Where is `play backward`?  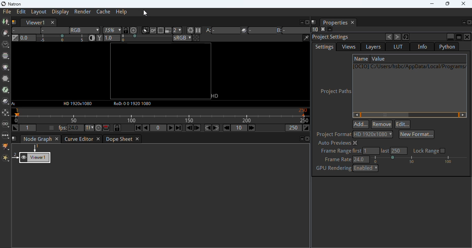
play backward is located at coordinates (146, 128).